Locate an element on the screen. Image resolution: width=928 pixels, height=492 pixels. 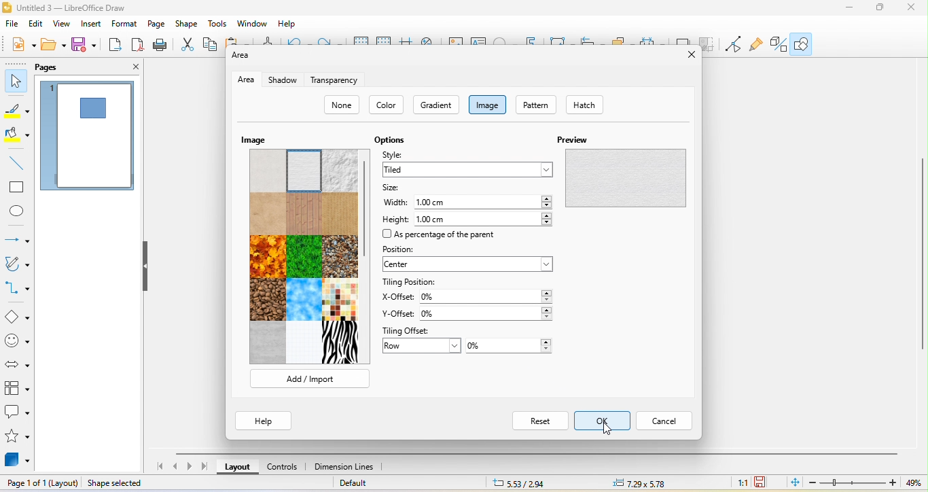
texture 7 is located at coordinates (268, 256).